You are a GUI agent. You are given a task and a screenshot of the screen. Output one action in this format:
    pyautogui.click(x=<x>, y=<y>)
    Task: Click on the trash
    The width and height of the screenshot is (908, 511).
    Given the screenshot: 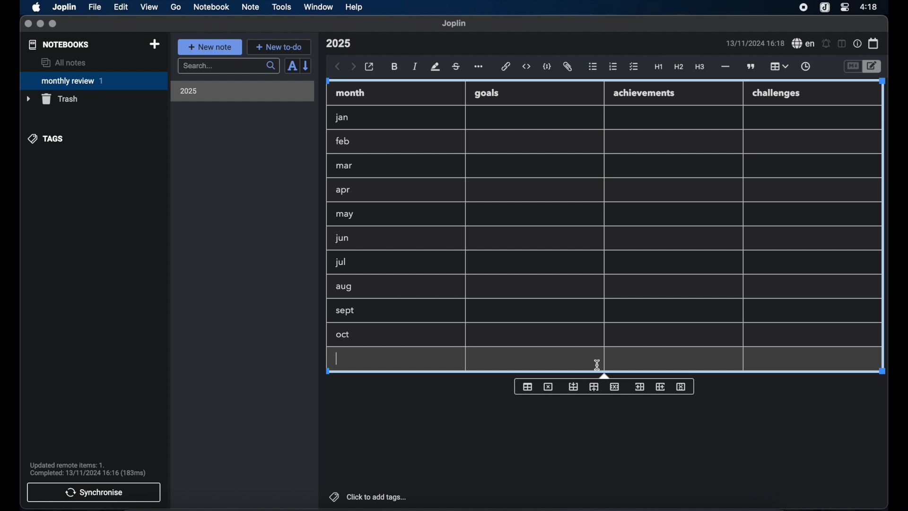 What is the action you would take?
    pyautogui.click(x=52, y=99)
    